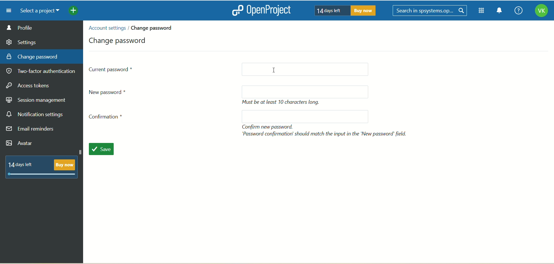  Describe the element at coordinates (110, 92) in the screenshot. I see `new password` at that location.